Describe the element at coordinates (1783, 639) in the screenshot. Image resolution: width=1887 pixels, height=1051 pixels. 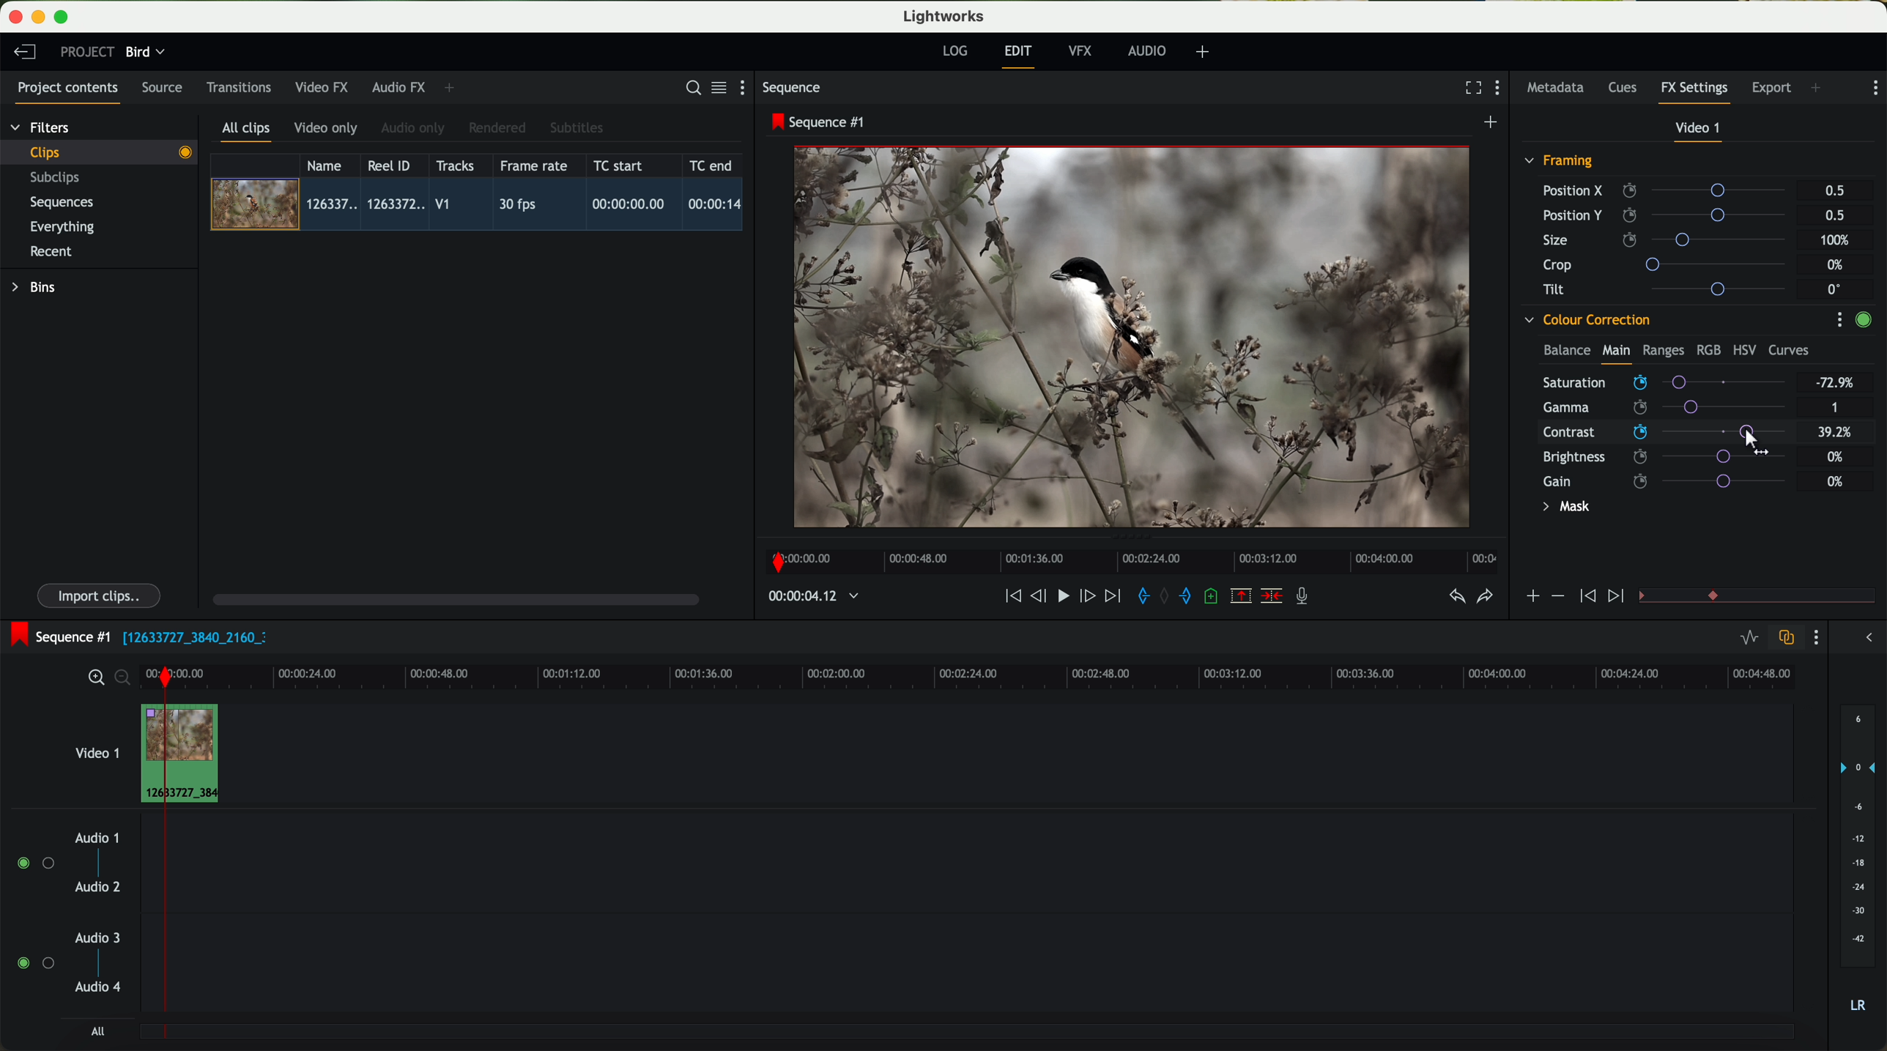
I see `toggle auto track sync` at that location.